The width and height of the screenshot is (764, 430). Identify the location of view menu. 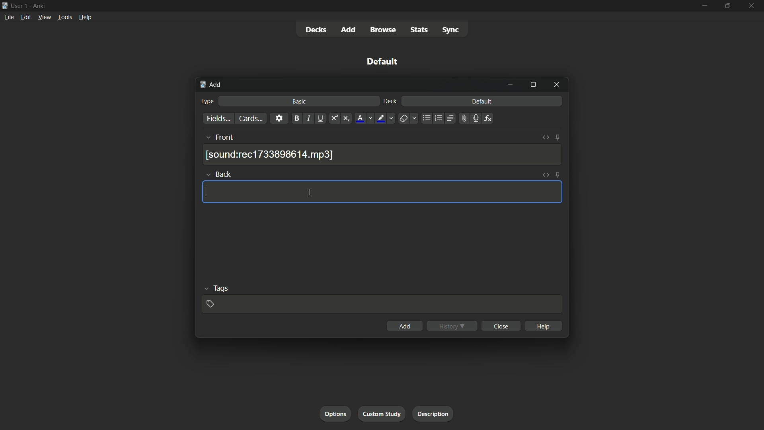
(45, 17).